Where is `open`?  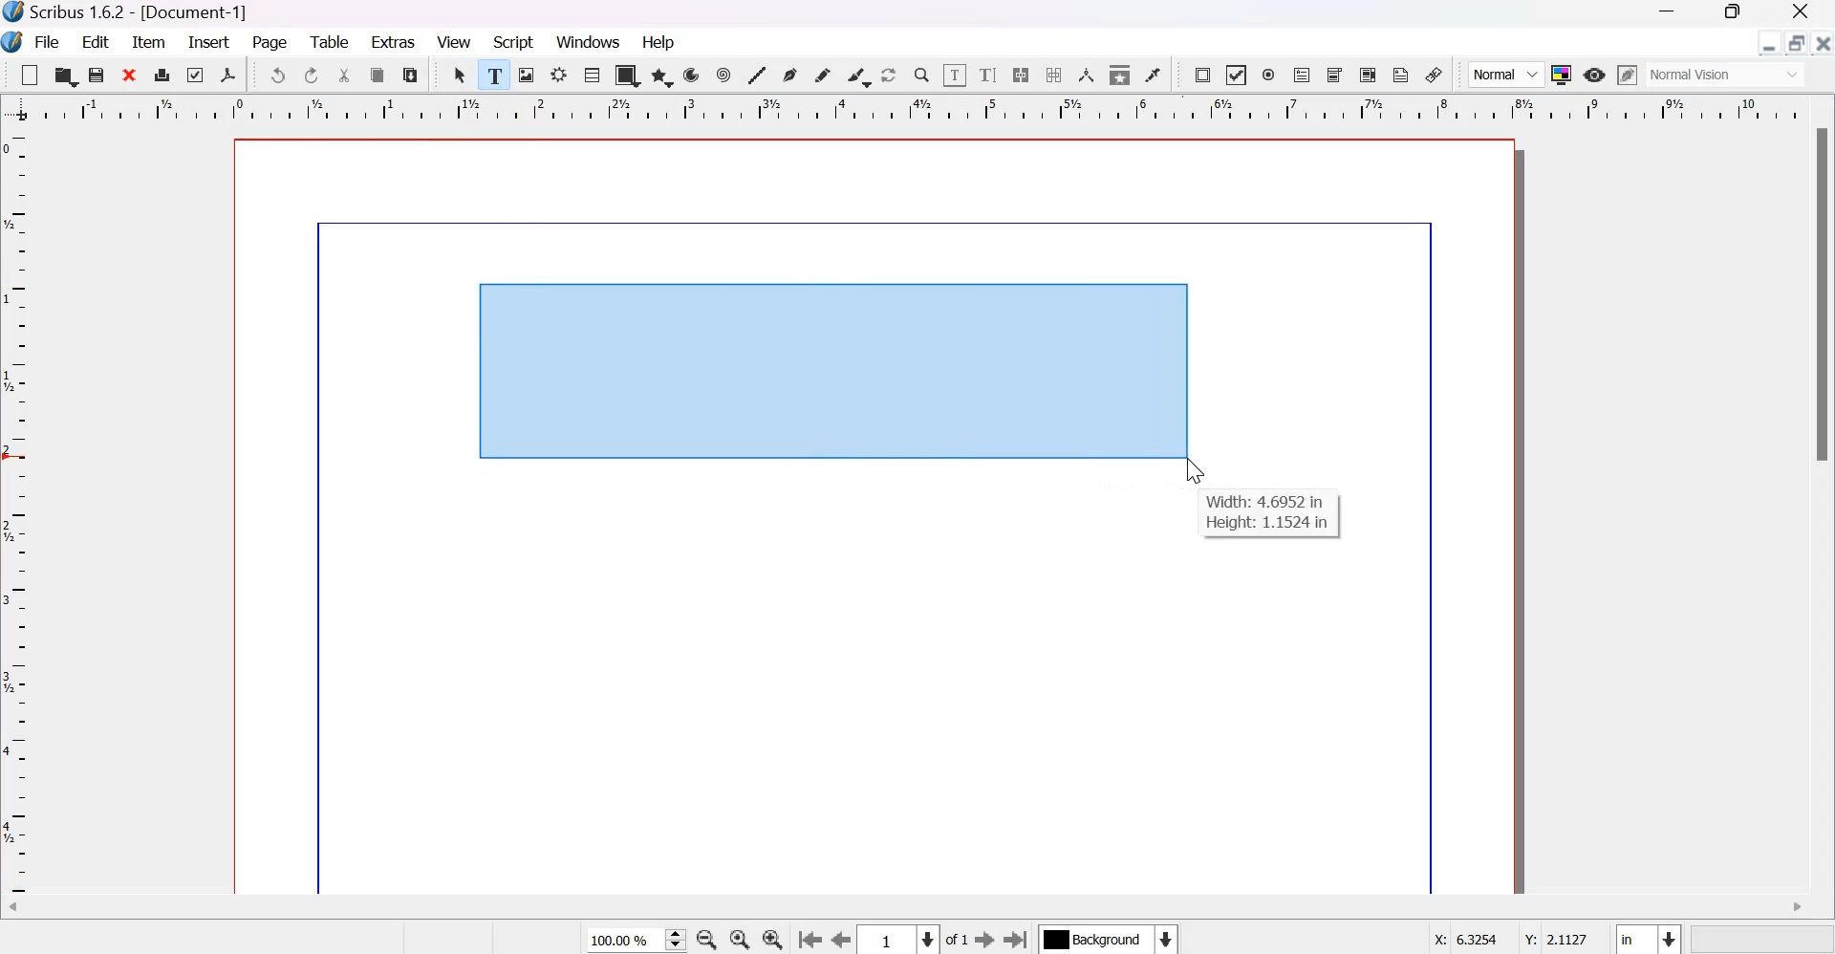 open is located at coordinates (64, 75).